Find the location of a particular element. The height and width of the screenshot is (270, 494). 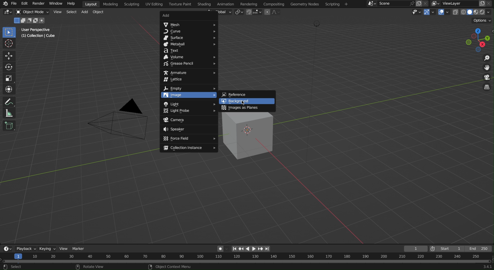

Animation is located at coordinates (226, 4).